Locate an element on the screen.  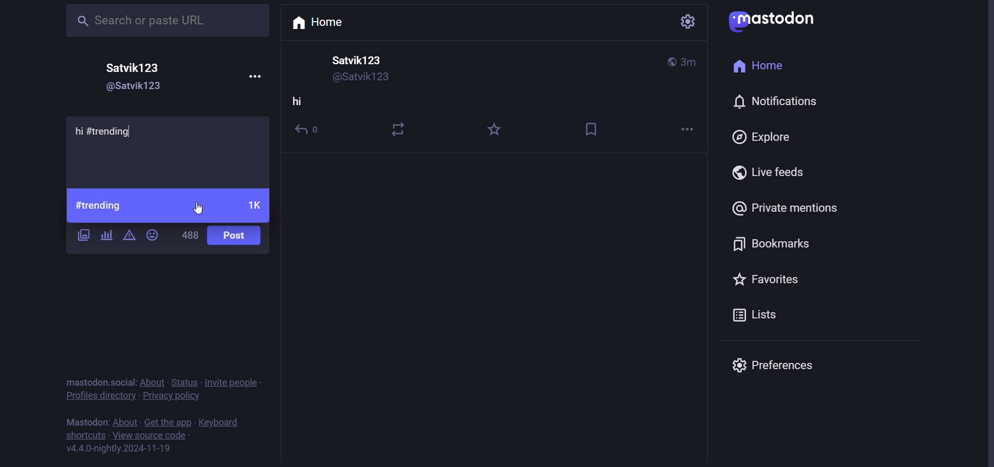
version is located at coordinates (118, 449).